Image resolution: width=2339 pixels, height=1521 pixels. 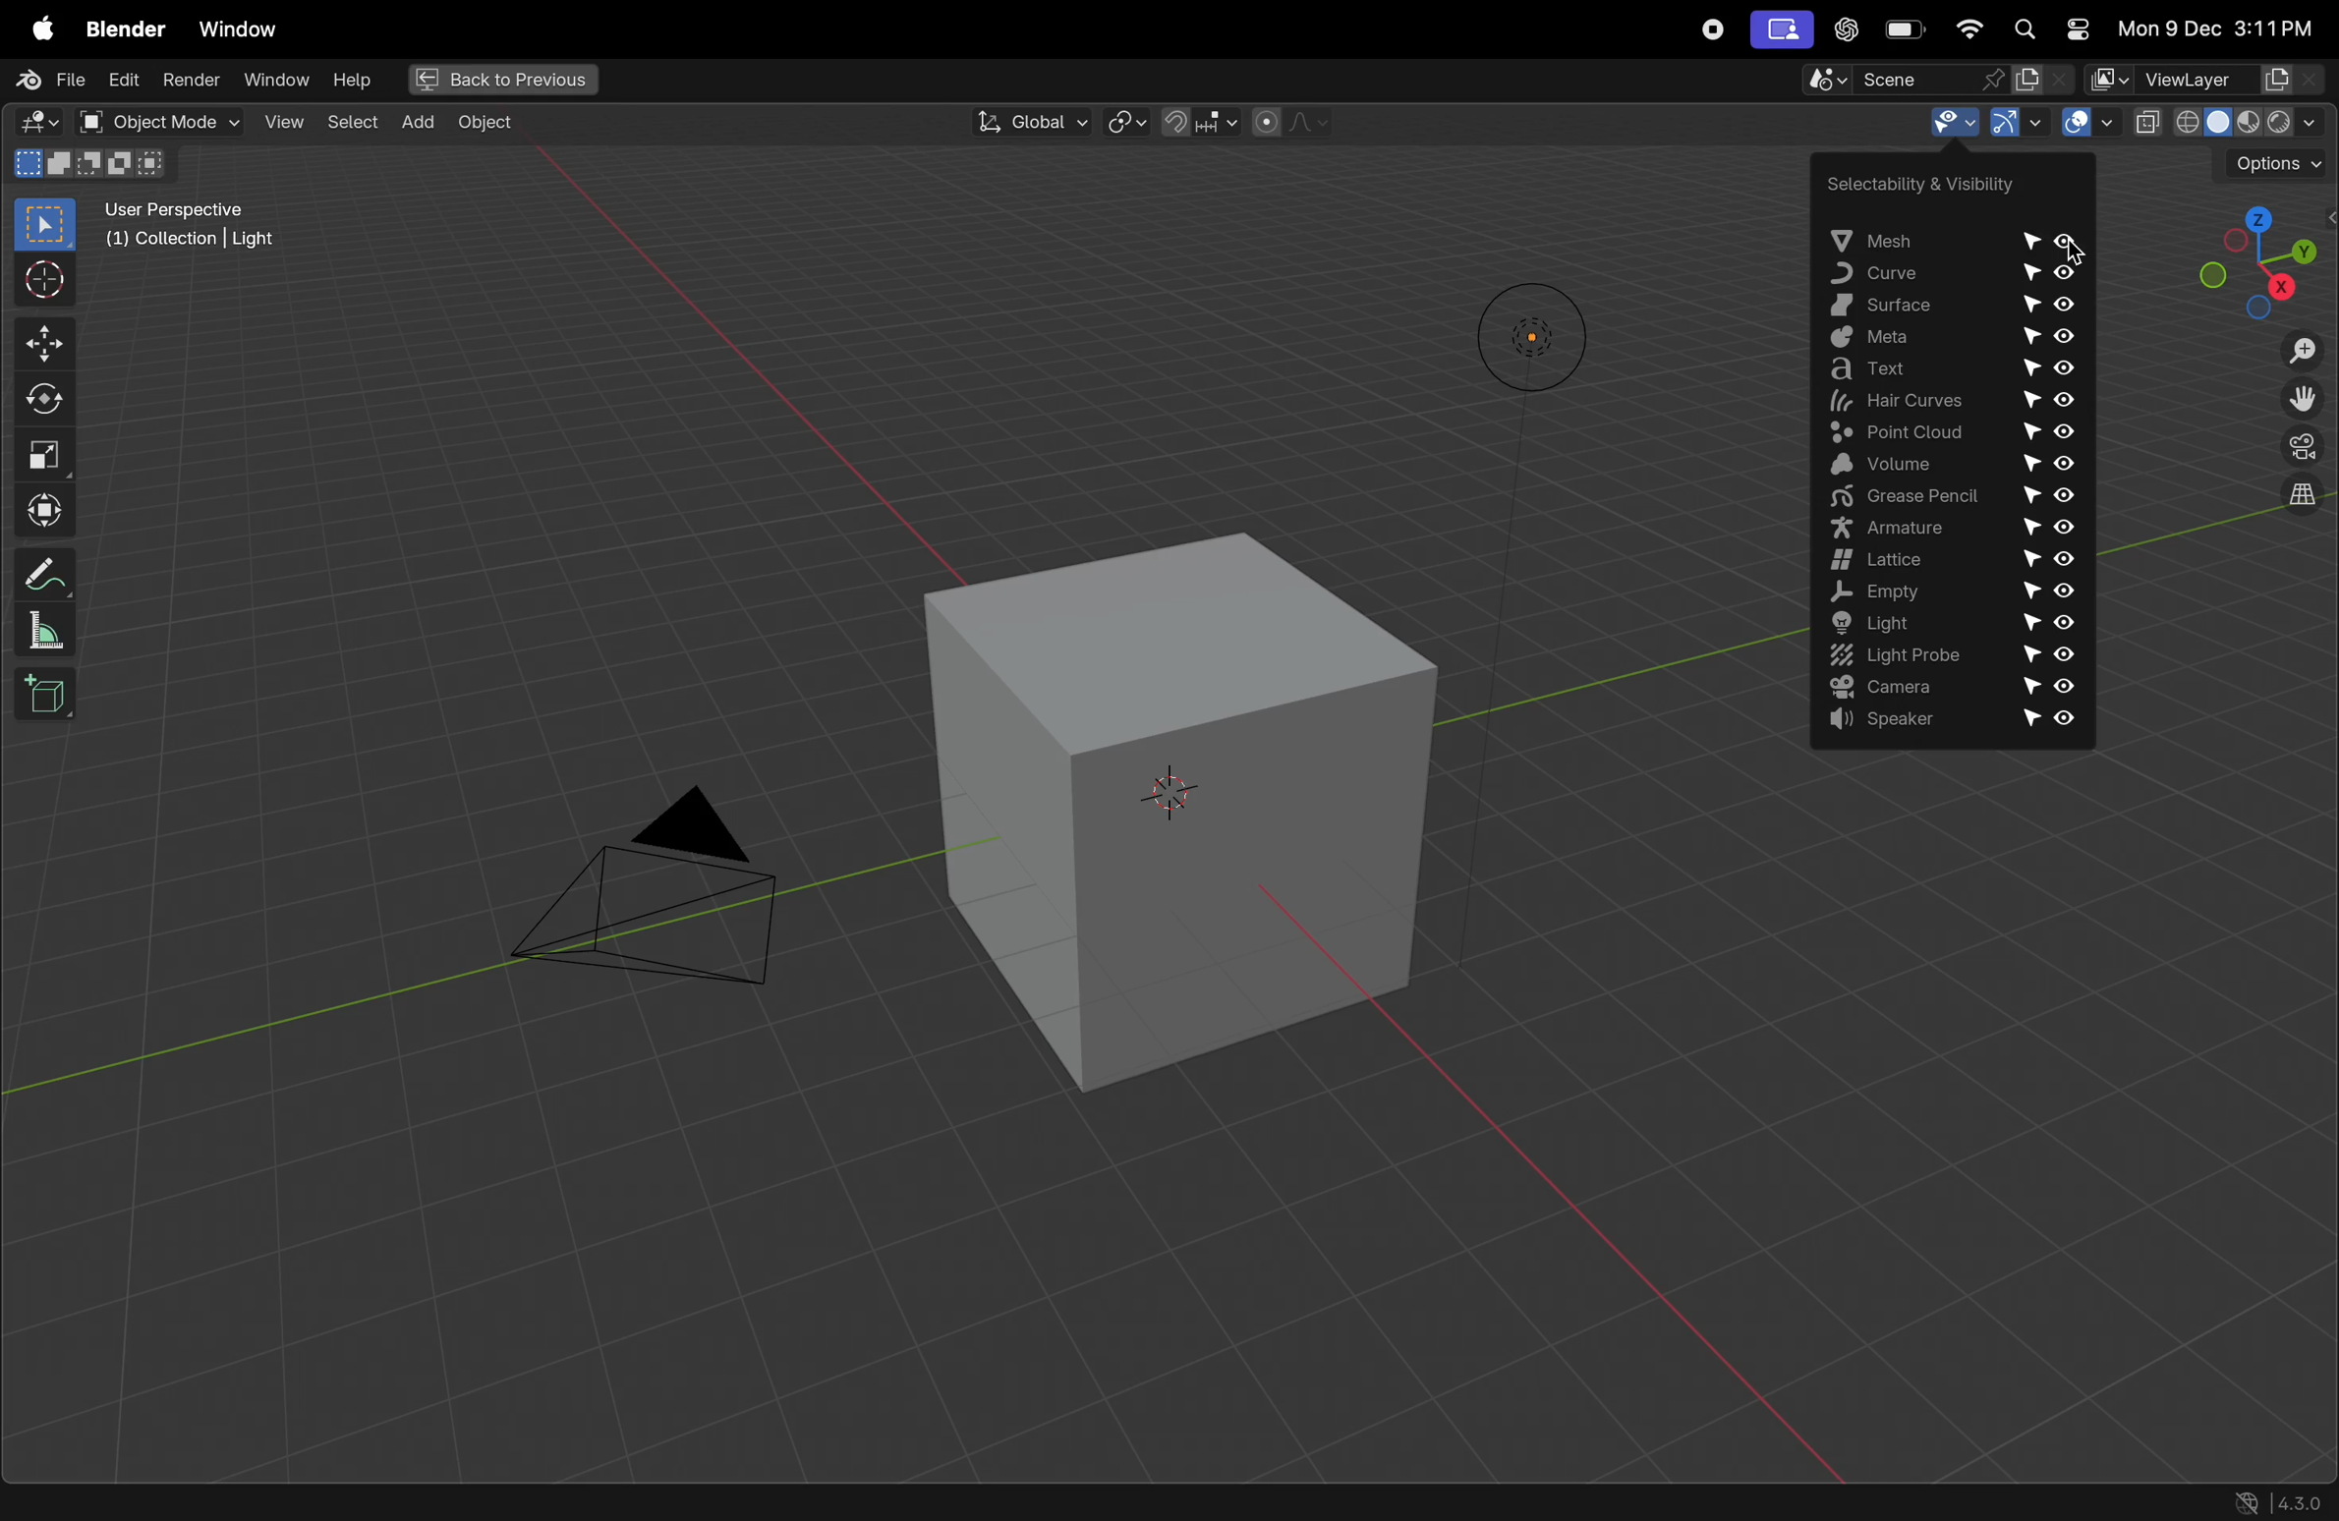 I want to click on view point, so click(x=2252, y=253).